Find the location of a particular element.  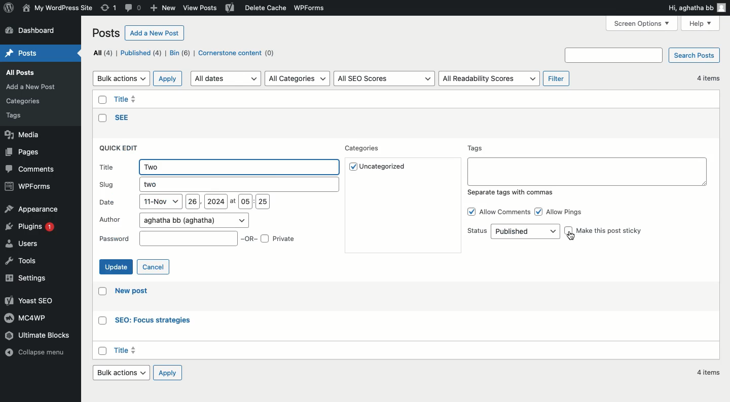

Users is located at coordinates (24, 245).